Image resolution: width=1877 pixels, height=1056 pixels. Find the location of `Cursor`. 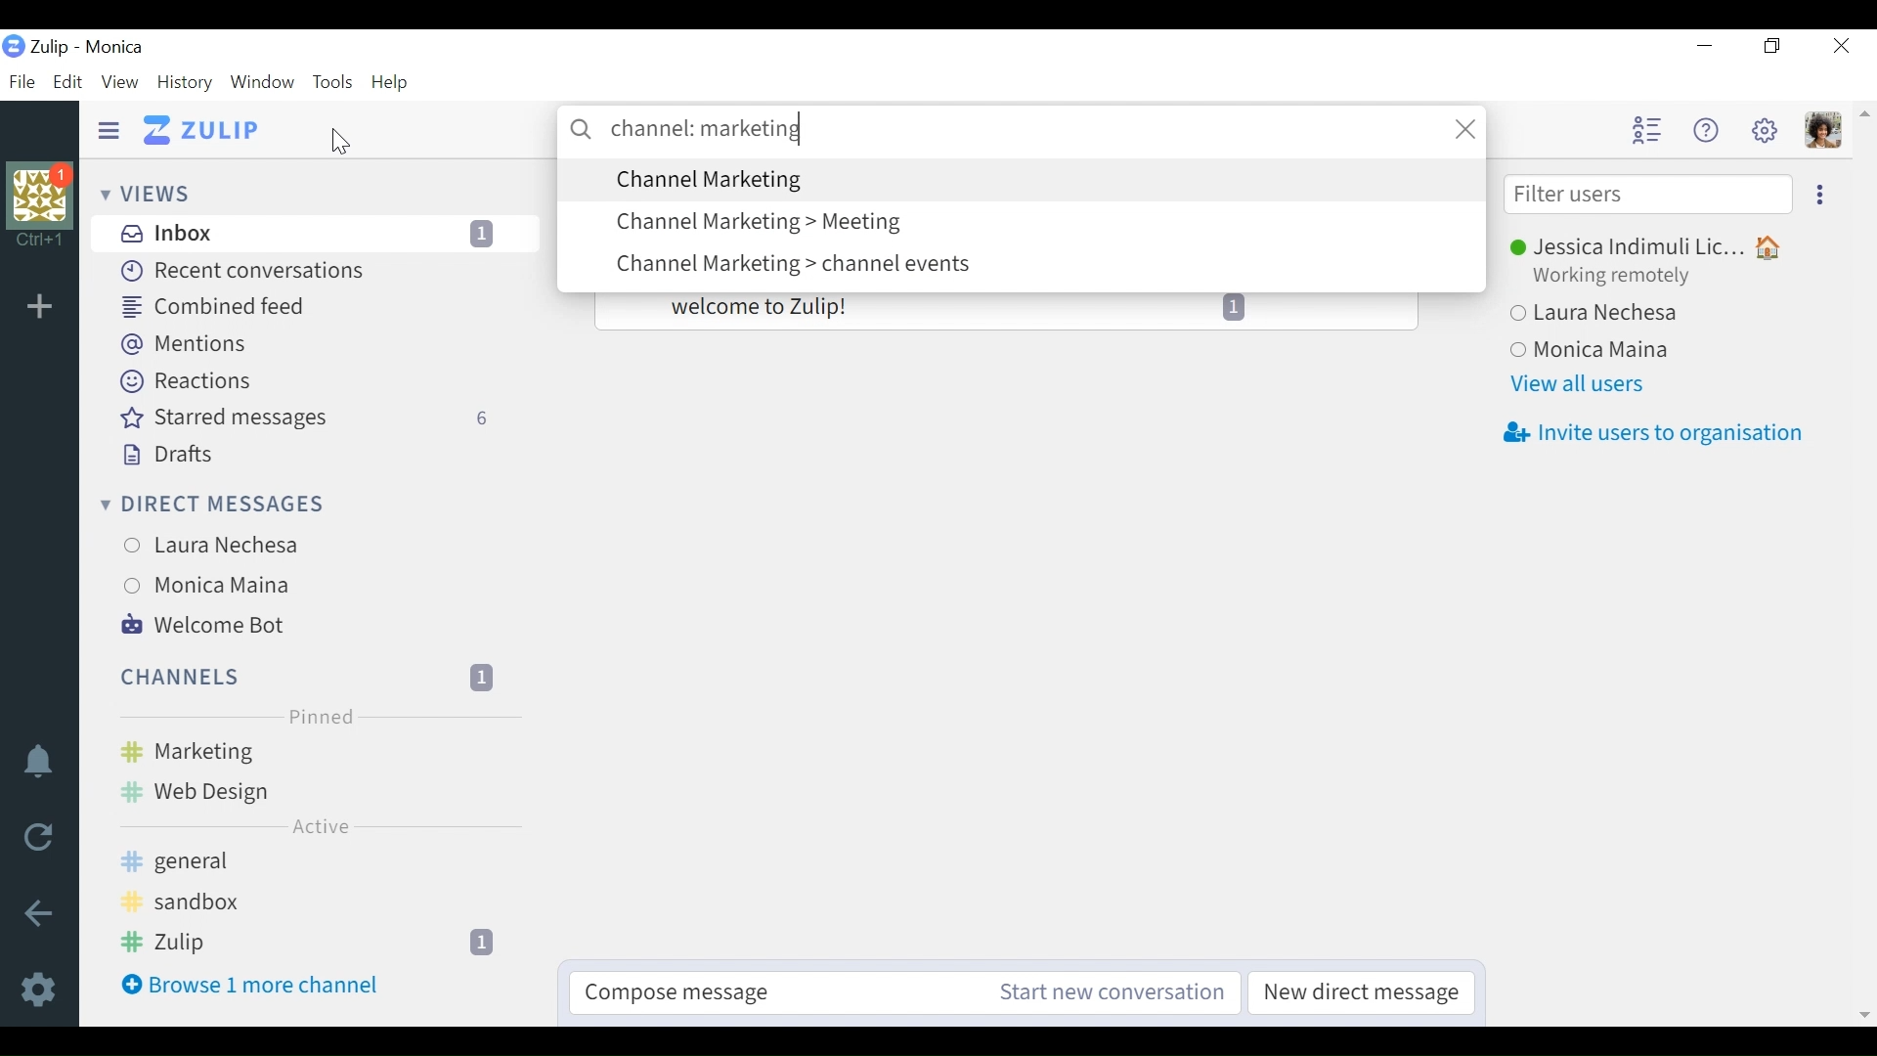

Cursor is located at coordinates (339, 143).